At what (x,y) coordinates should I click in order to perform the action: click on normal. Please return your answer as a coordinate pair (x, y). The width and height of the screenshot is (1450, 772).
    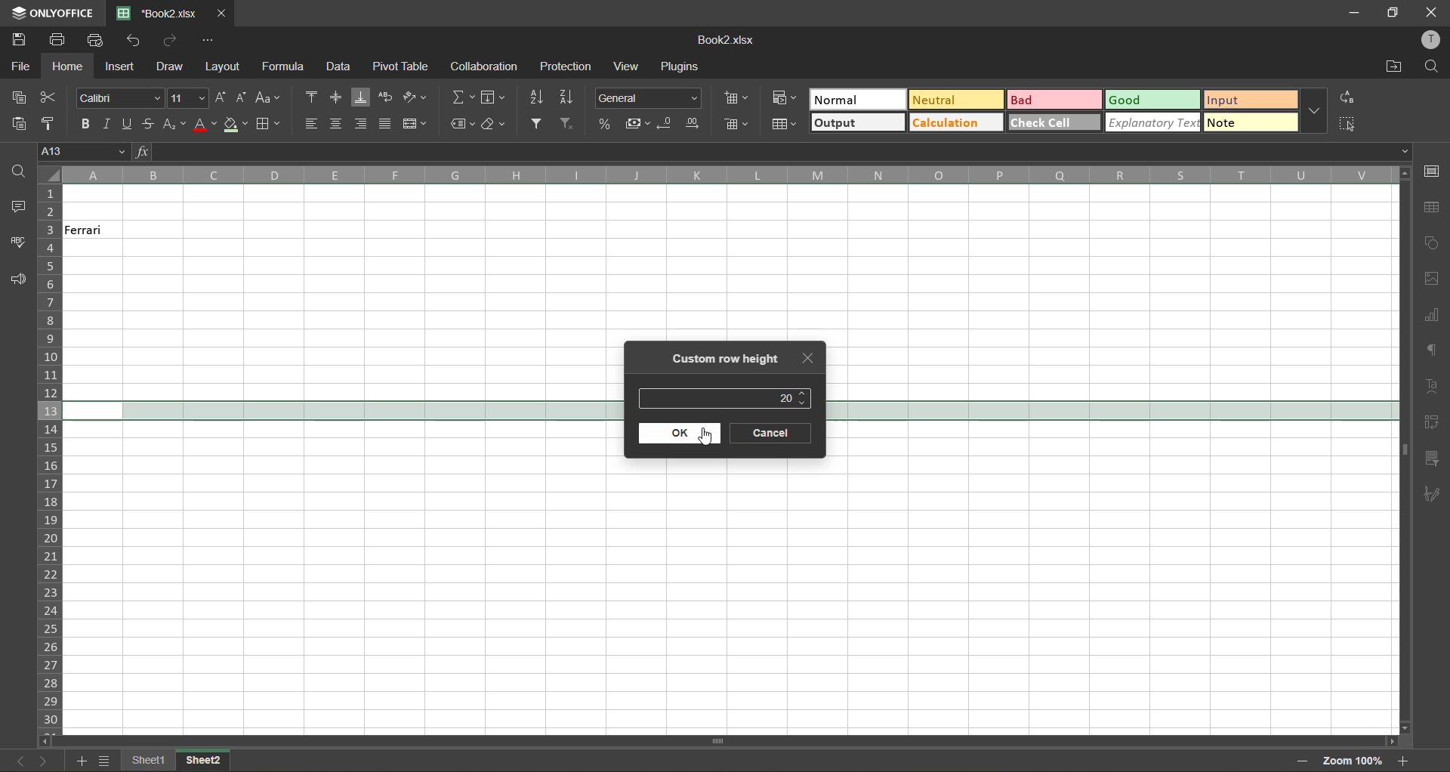
    Looking at the image, I should click on (858, 100).